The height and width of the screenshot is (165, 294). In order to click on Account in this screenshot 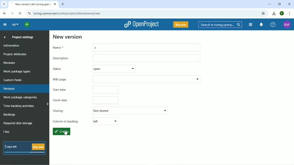, I will do `click(287, 25)`.